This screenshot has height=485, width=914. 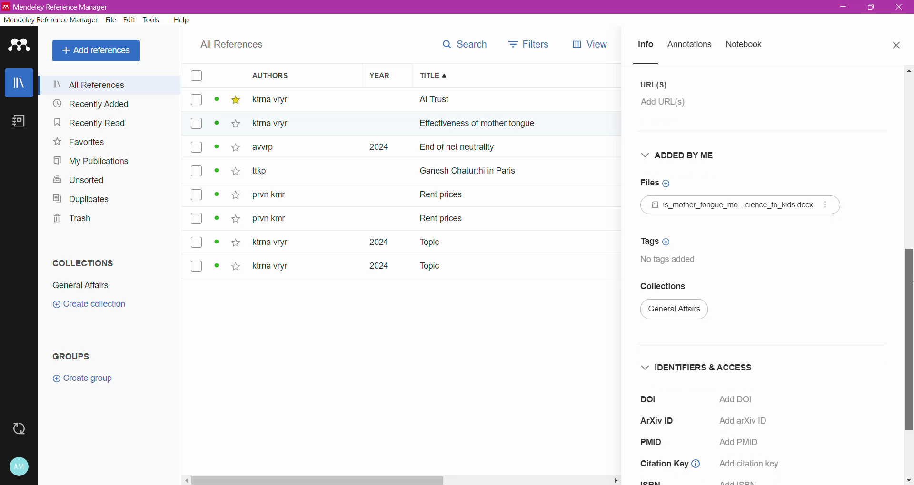 What do you see at coordinates (743, 399) in the screenshot?
I see `Click to Add DOI` at bounding box center [743, 399].